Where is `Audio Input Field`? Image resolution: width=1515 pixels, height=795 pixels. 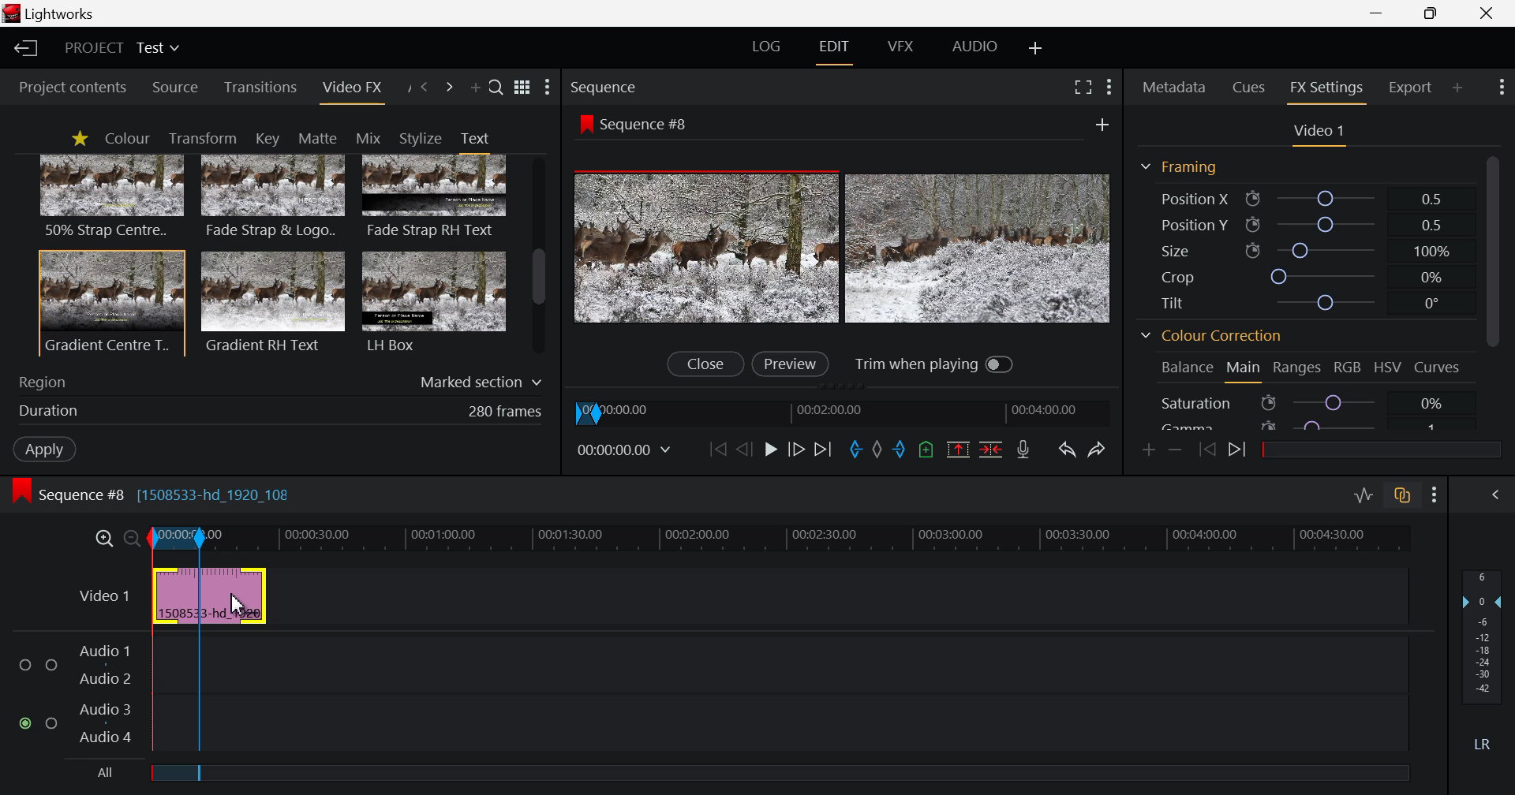 Audio Input Field is located at coordinates (782, 691).